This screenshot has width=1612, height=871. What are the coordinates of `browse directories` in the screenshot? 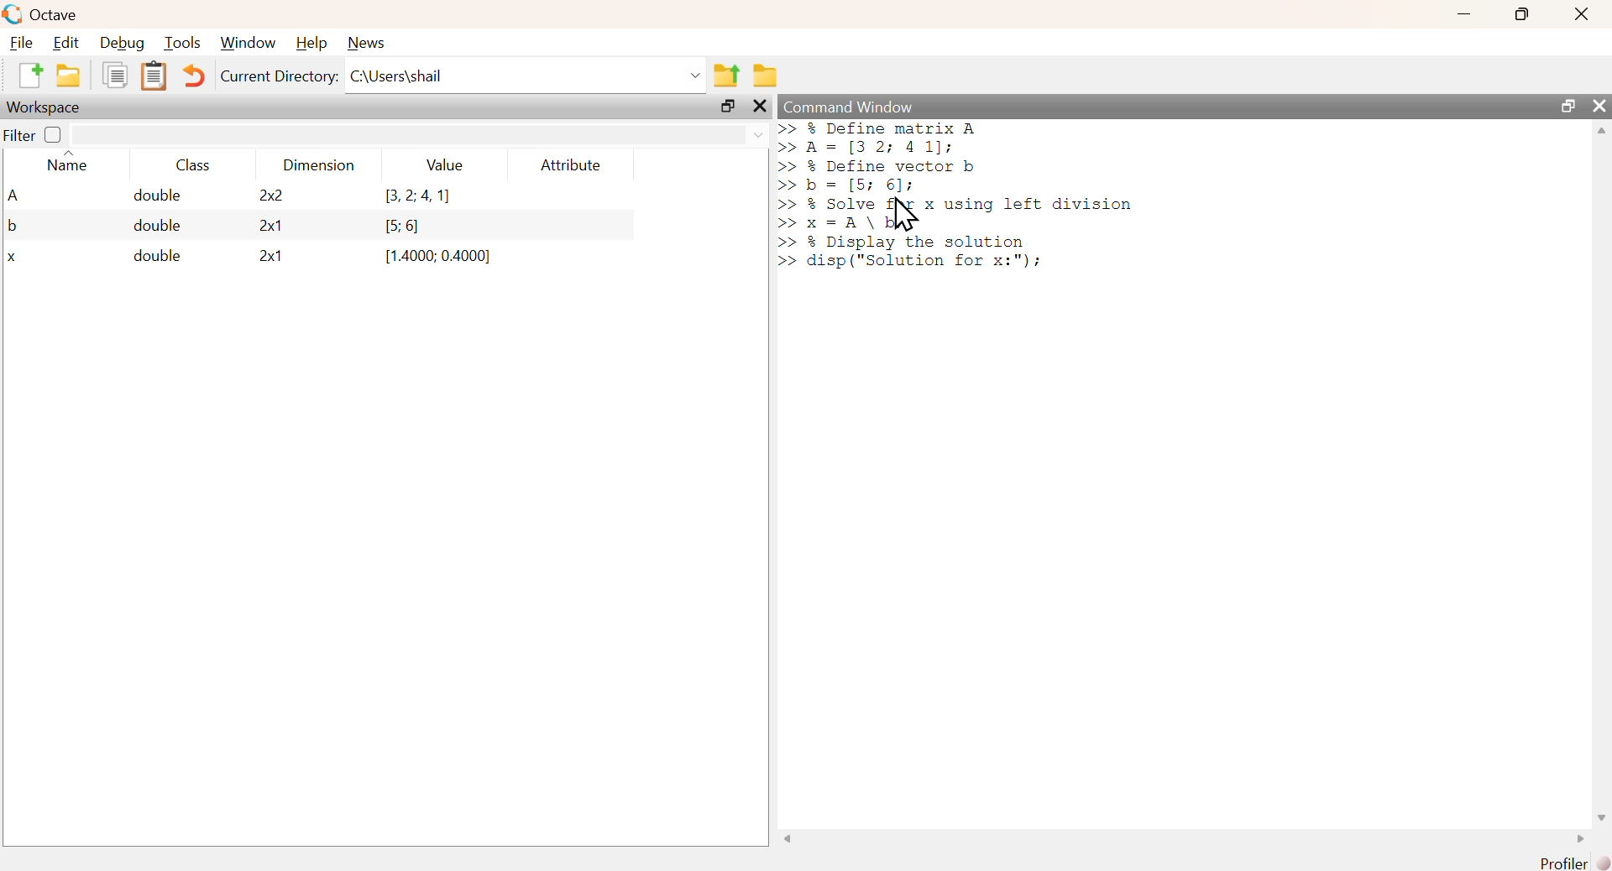 It's located at (767, 76).